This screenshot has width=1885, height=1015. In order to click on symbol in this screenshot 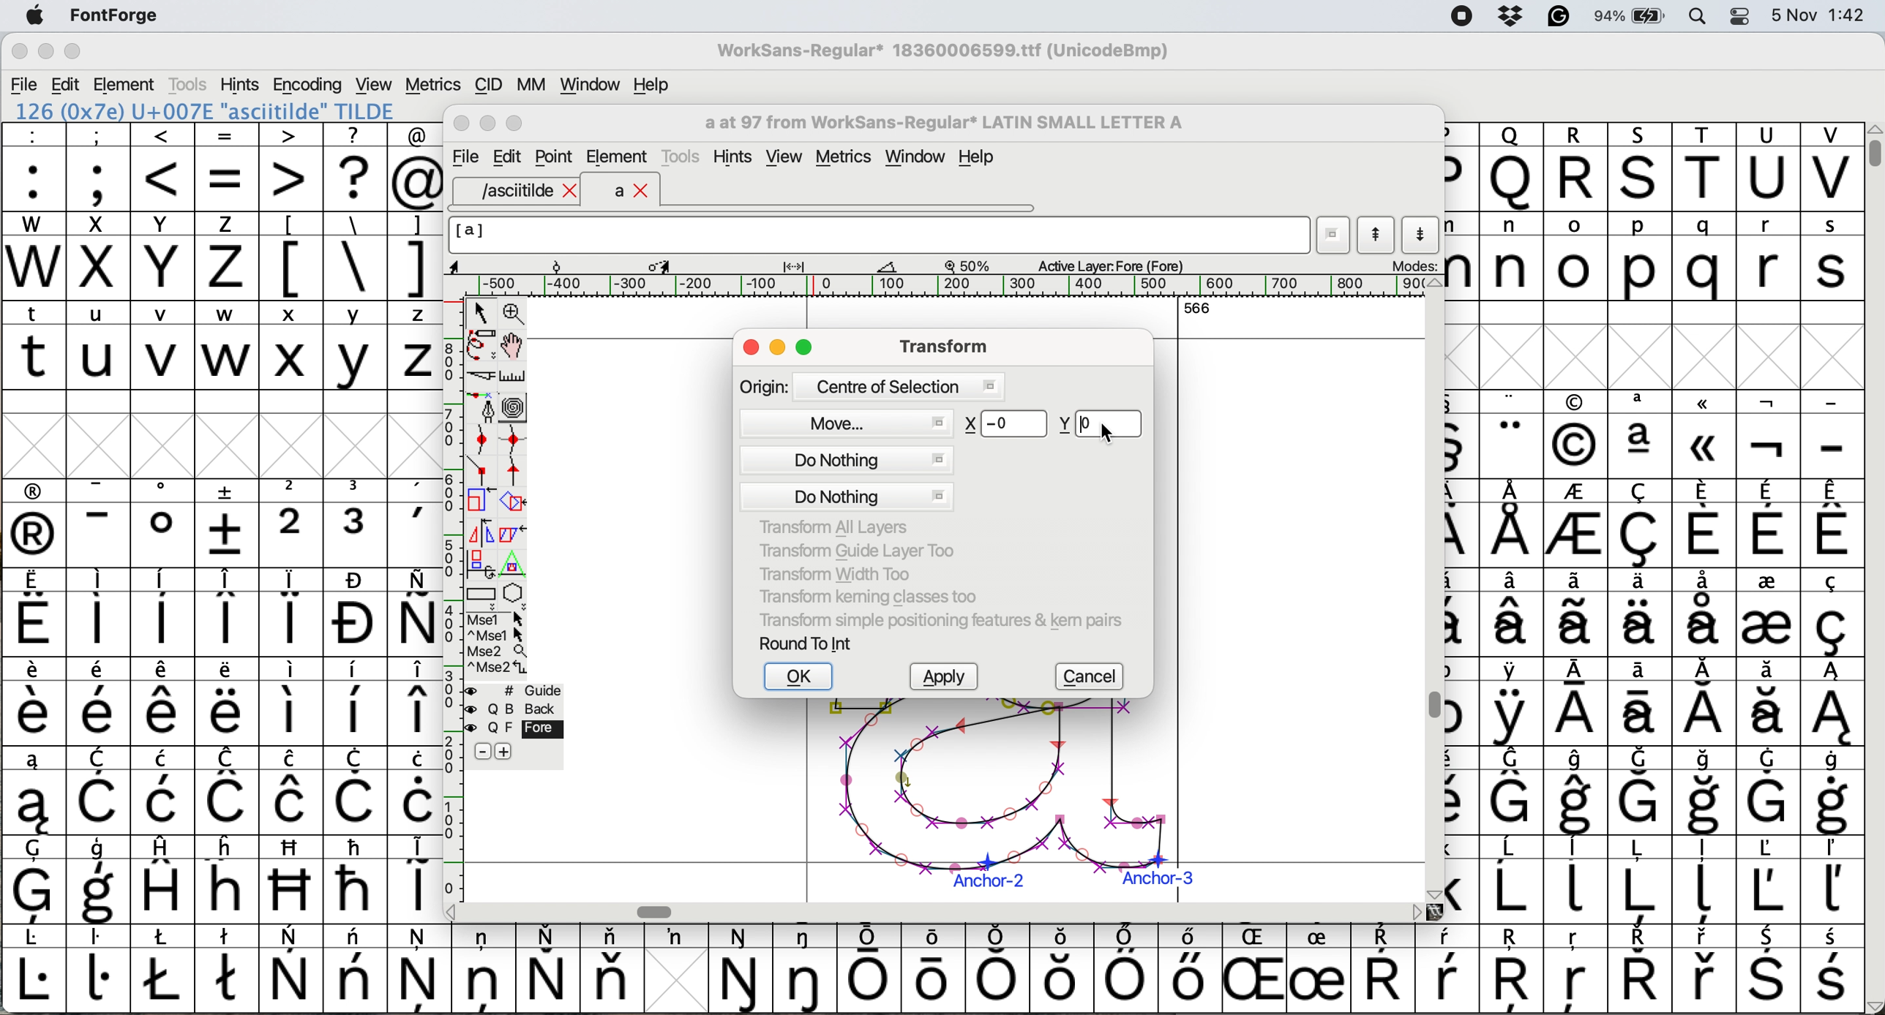, I will do `click(1318, 970)`.